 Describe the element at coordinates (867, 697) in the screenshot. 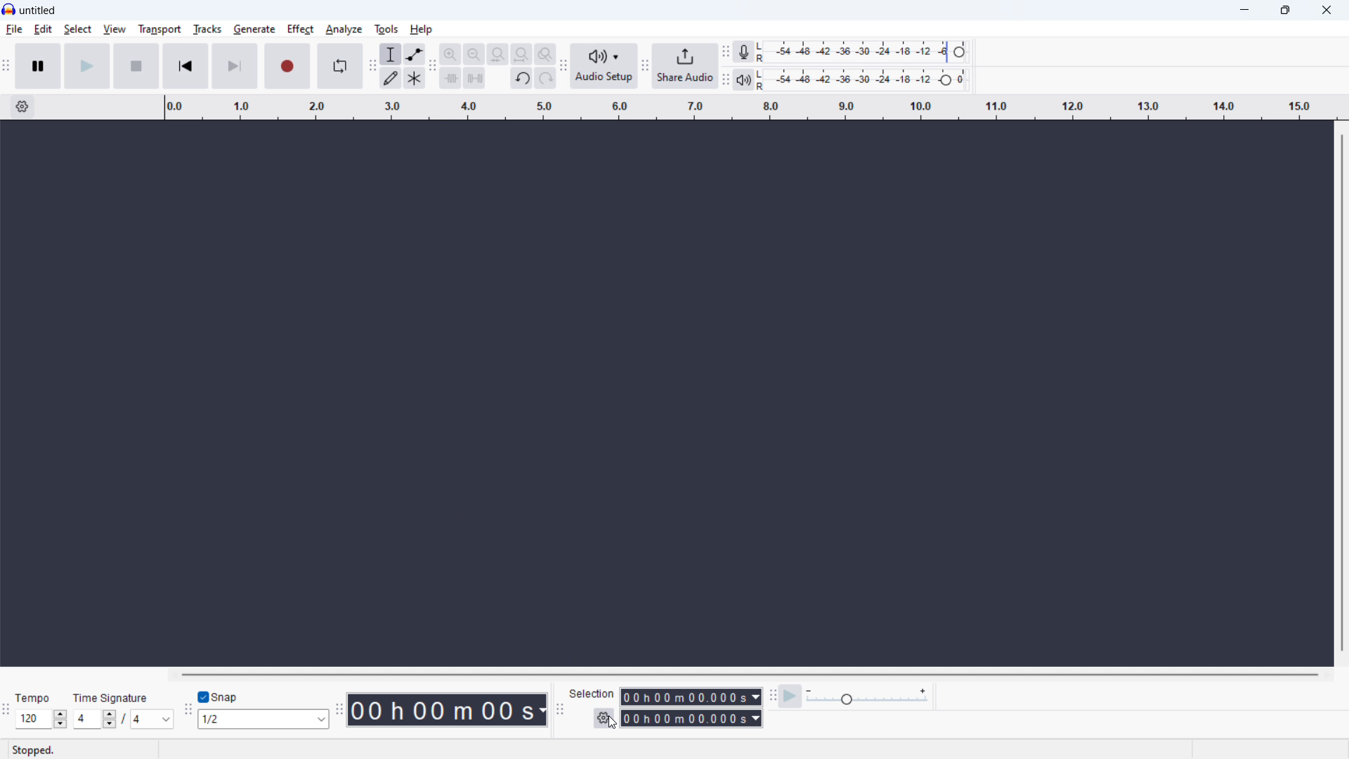

I see `playback speed` at that location.